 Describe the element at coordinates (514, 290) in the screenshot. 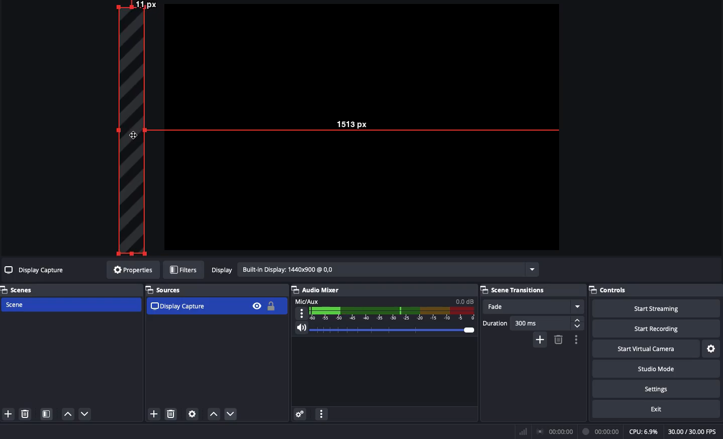

I see `Scene transition` at that location.